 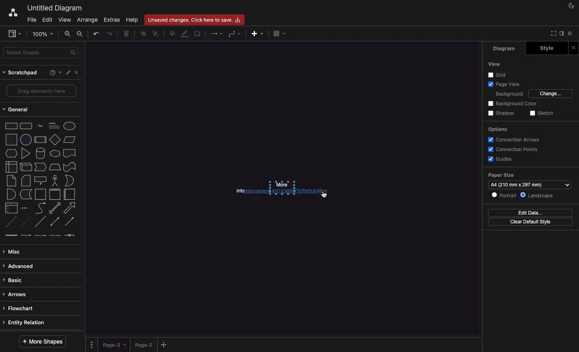 I want to click on square, so click(x=11, y=139).